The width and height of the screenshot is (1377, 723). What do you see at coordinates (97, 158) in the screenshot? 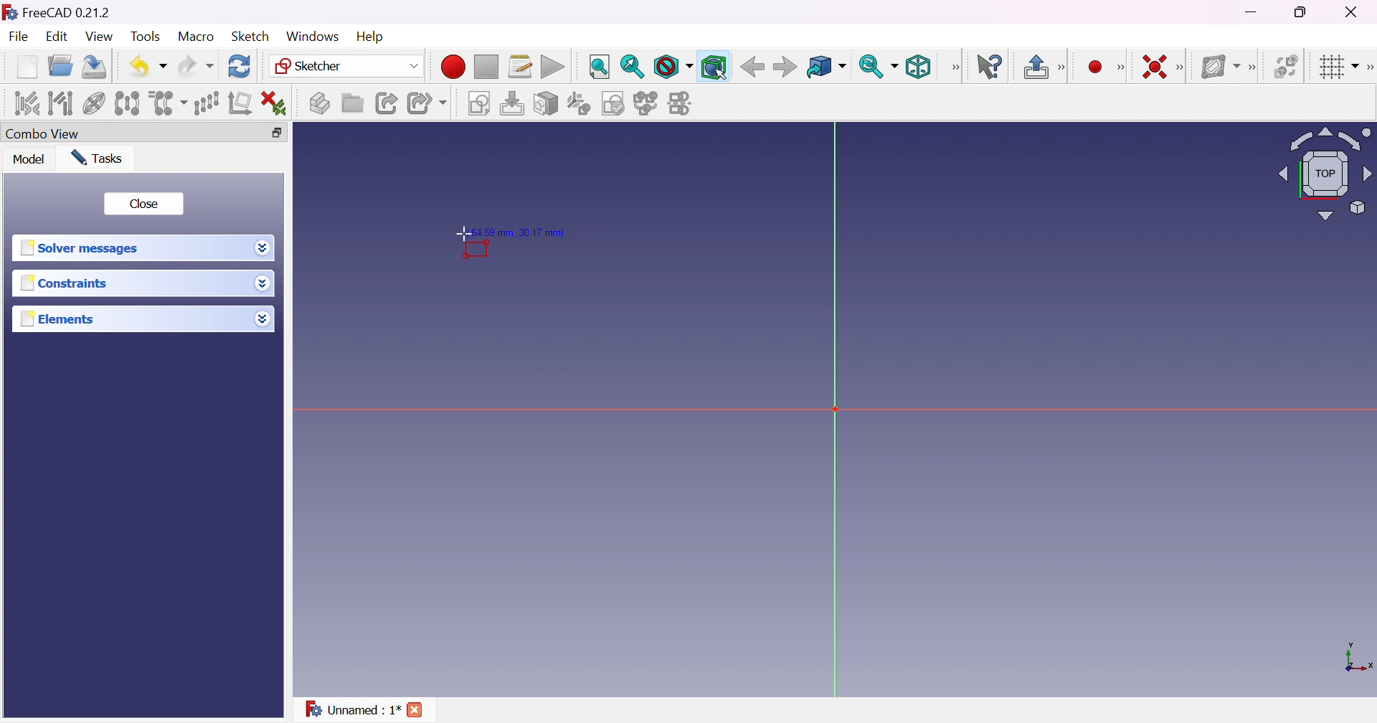
I see `Tasks` at bounding box center [97, 158].